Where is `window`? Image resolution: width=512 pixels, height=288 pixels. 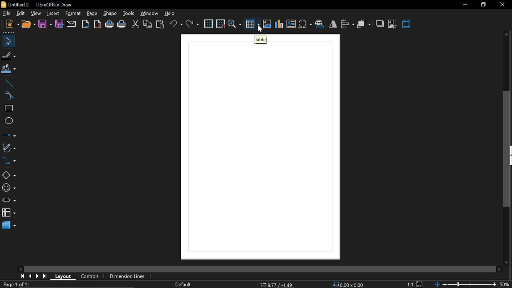
window is located at coordinates (150, 14).